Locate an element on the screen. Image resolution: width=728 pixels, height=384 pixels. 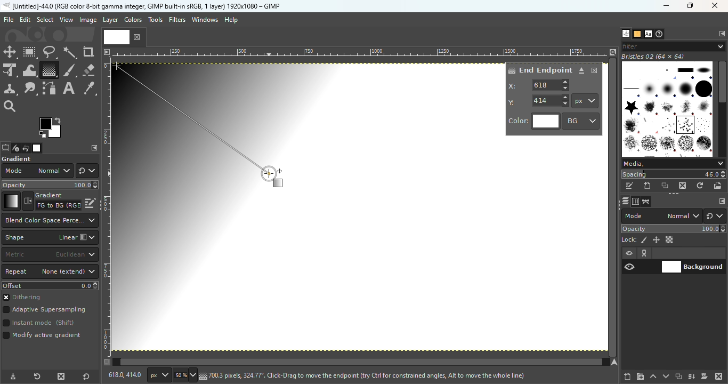
Ruler measurement is located at coordinates (585, 101).